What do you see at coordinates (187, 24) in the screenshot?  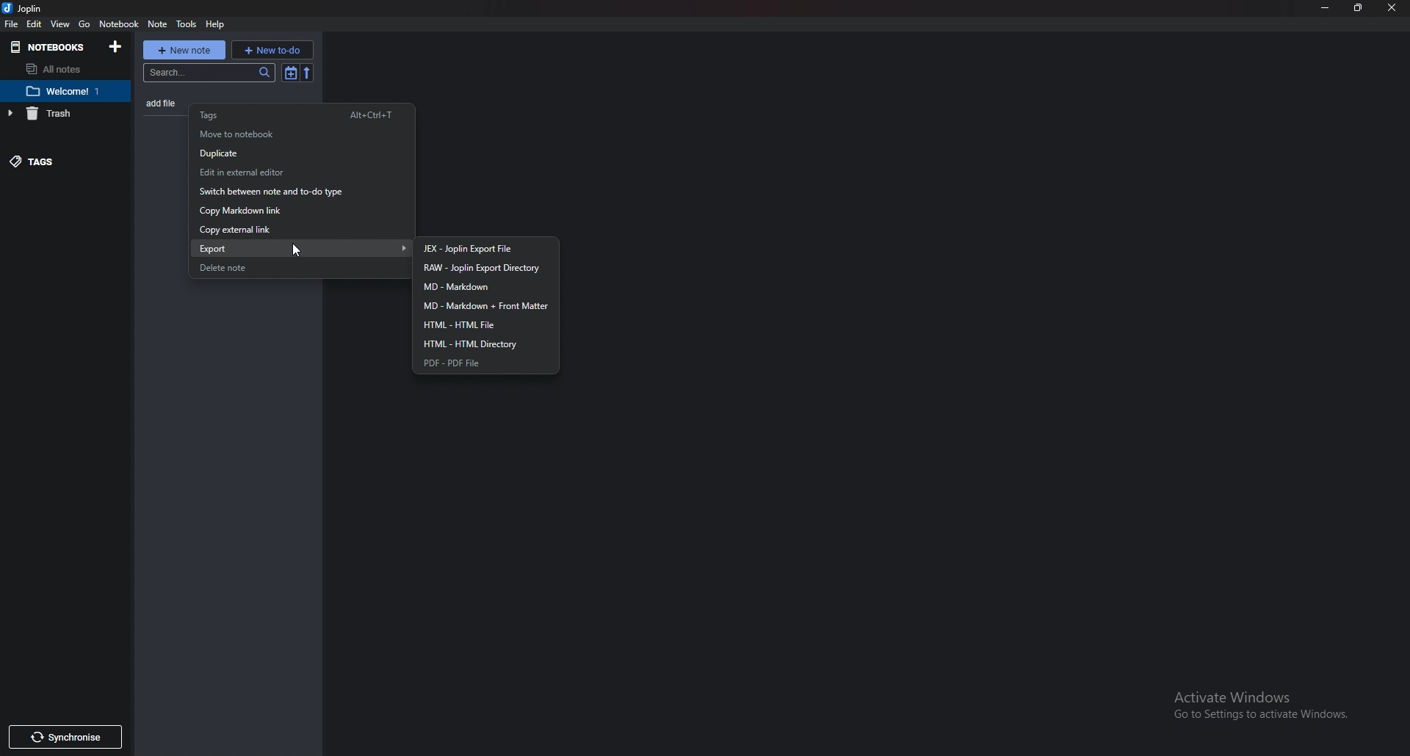 I see `Tools` at bounding box center [187, 24].